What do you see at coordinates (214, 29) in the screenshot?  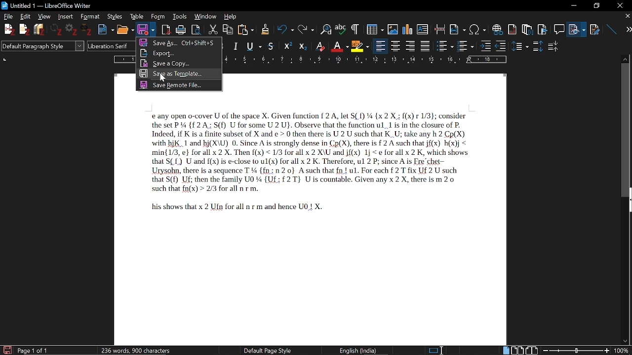 I see `Cut` at bounding box center [214, 29].